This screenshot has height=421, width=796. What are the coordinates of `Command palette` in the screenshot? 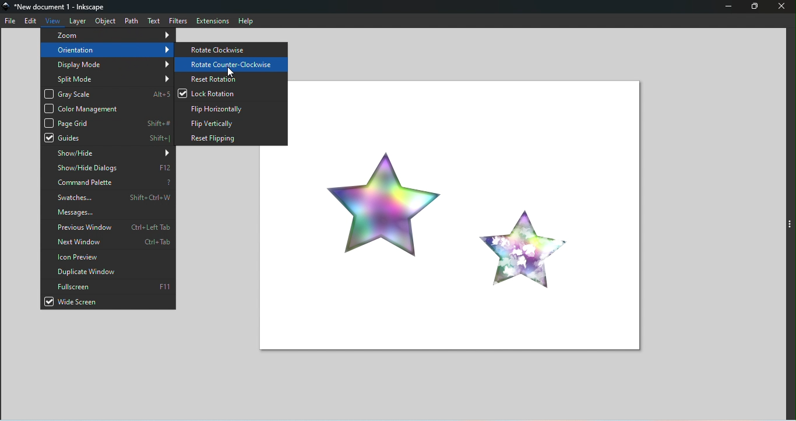 It's located at (108, 182).